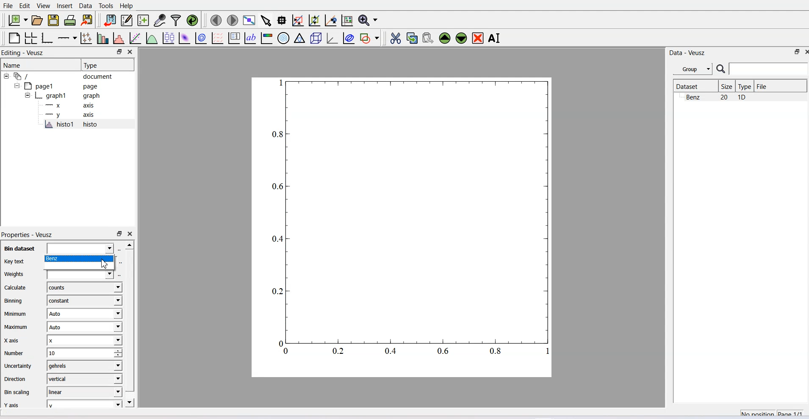 The height and width of the screenshot is (419, 809). I want to click on Move to the previous page, so click(216, 20).